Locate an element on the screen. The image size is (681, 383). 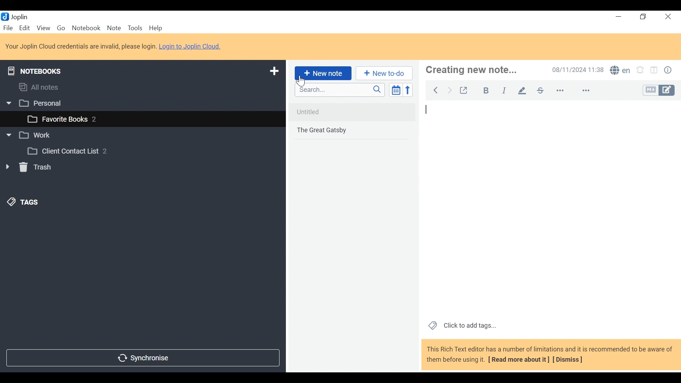
New Note is located at coordinates (323, 73).